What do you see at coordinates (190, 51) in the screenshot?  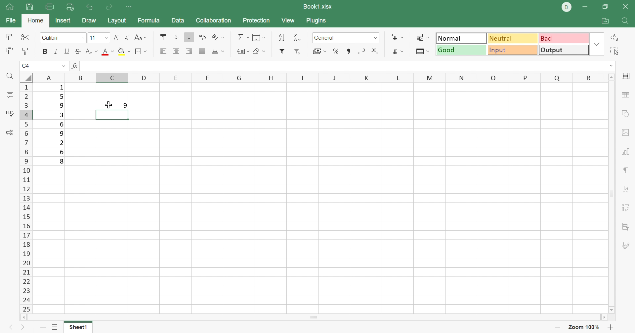 I see `Align Right` at bounding box center [190, 51].